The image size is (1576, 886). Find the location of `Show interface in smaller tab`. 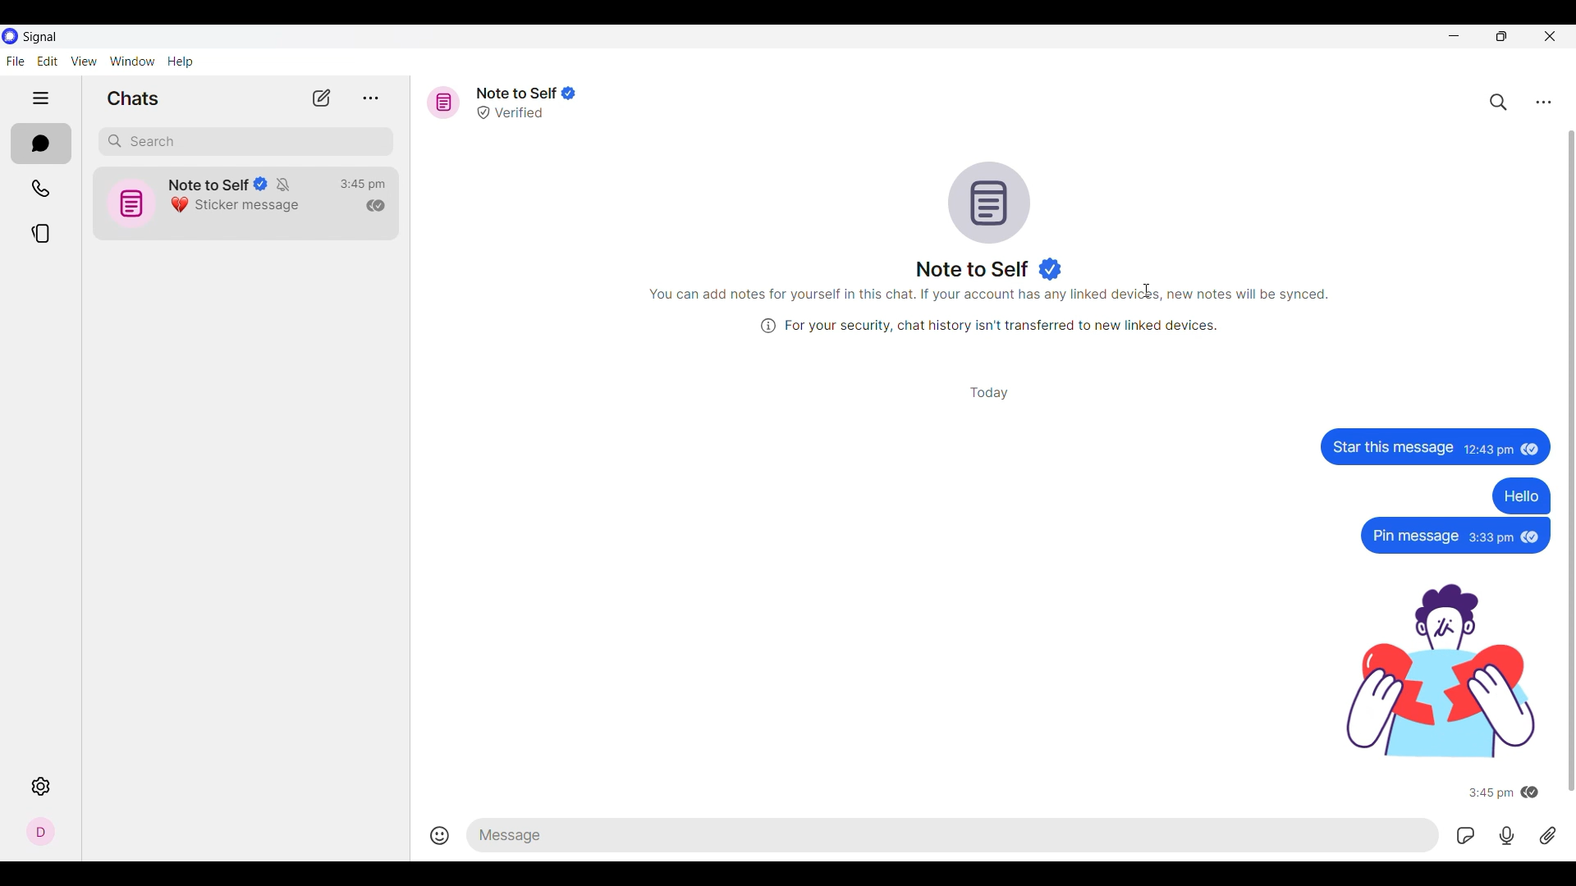

Show interface in smaller tab is located at coordinates (1505, 35).